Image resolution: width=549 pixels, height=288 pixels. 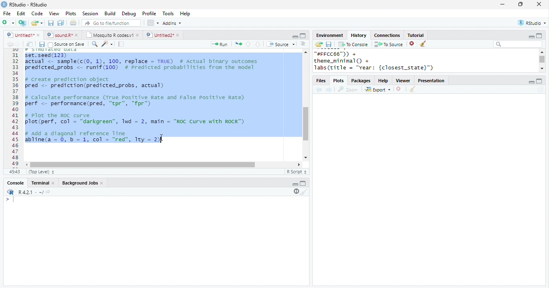 What do you see at coordinates (71, 13) in the screenshot?
I see `Plots` at bounding box center [71, 13].